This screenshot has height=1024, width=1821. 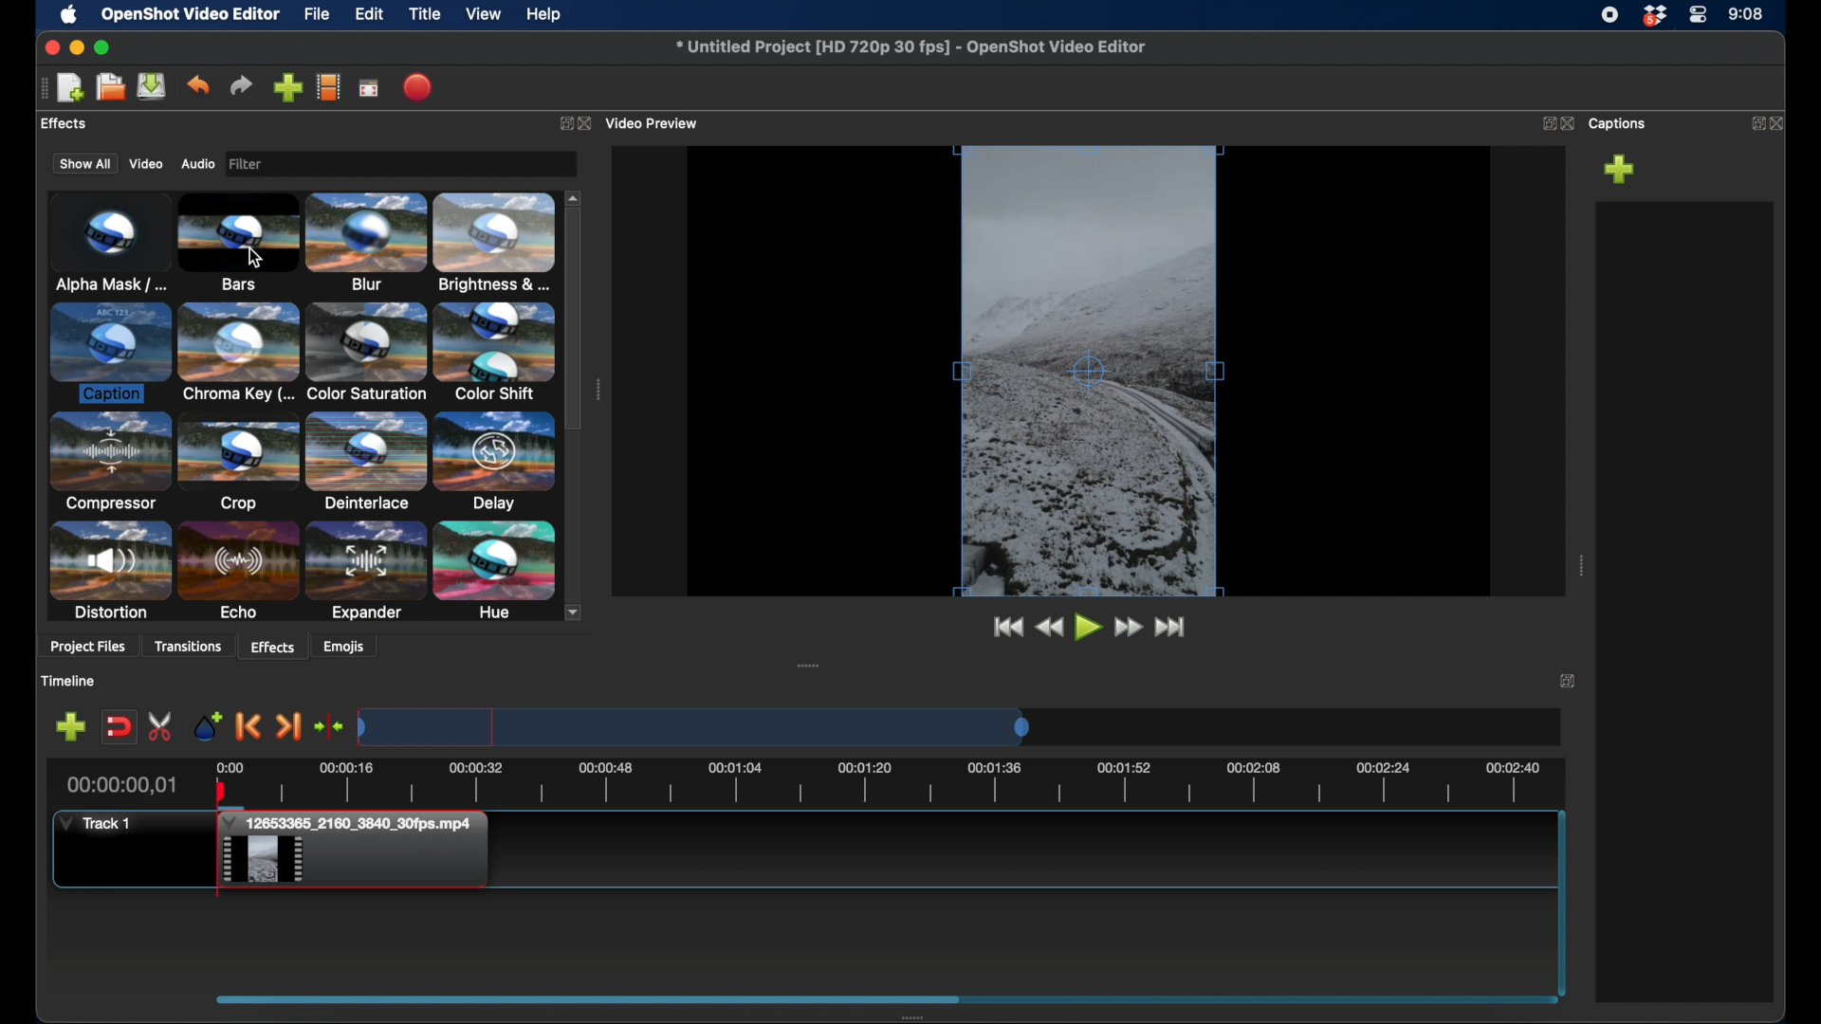 I want to click on brightness & contrast, so click(x=497, y=243).